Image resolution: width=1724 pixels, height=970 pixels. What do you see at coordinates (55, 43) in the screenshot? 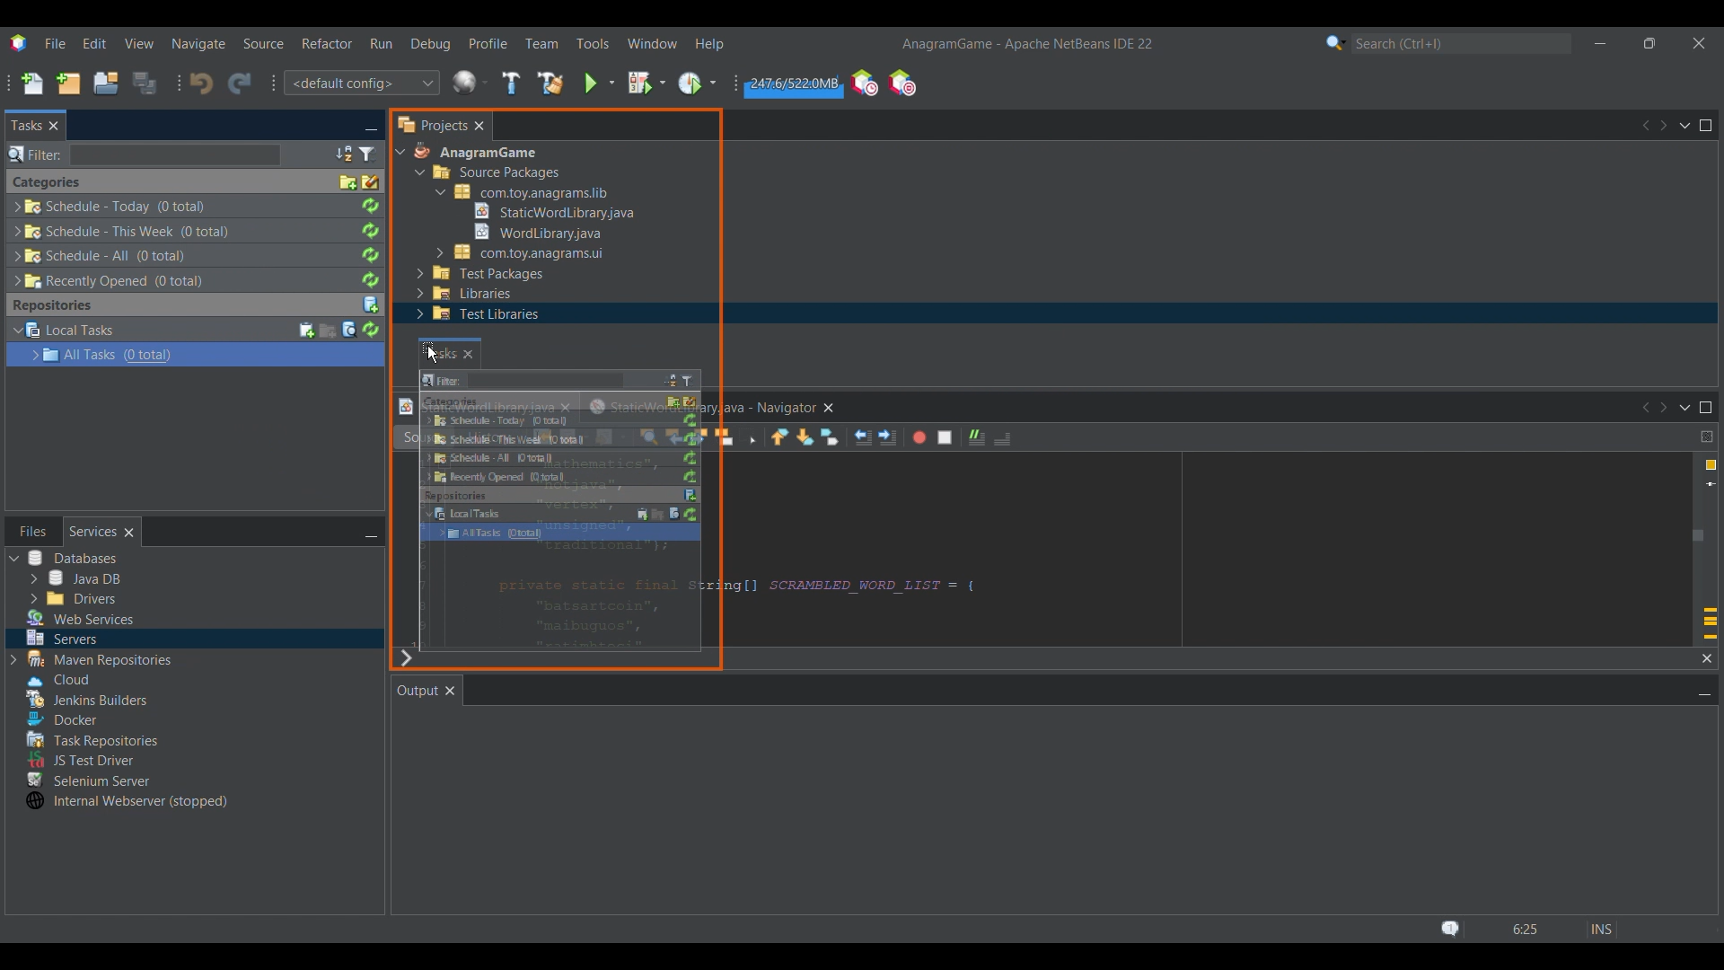
I see `File menu` at bounding box center [55, 43].